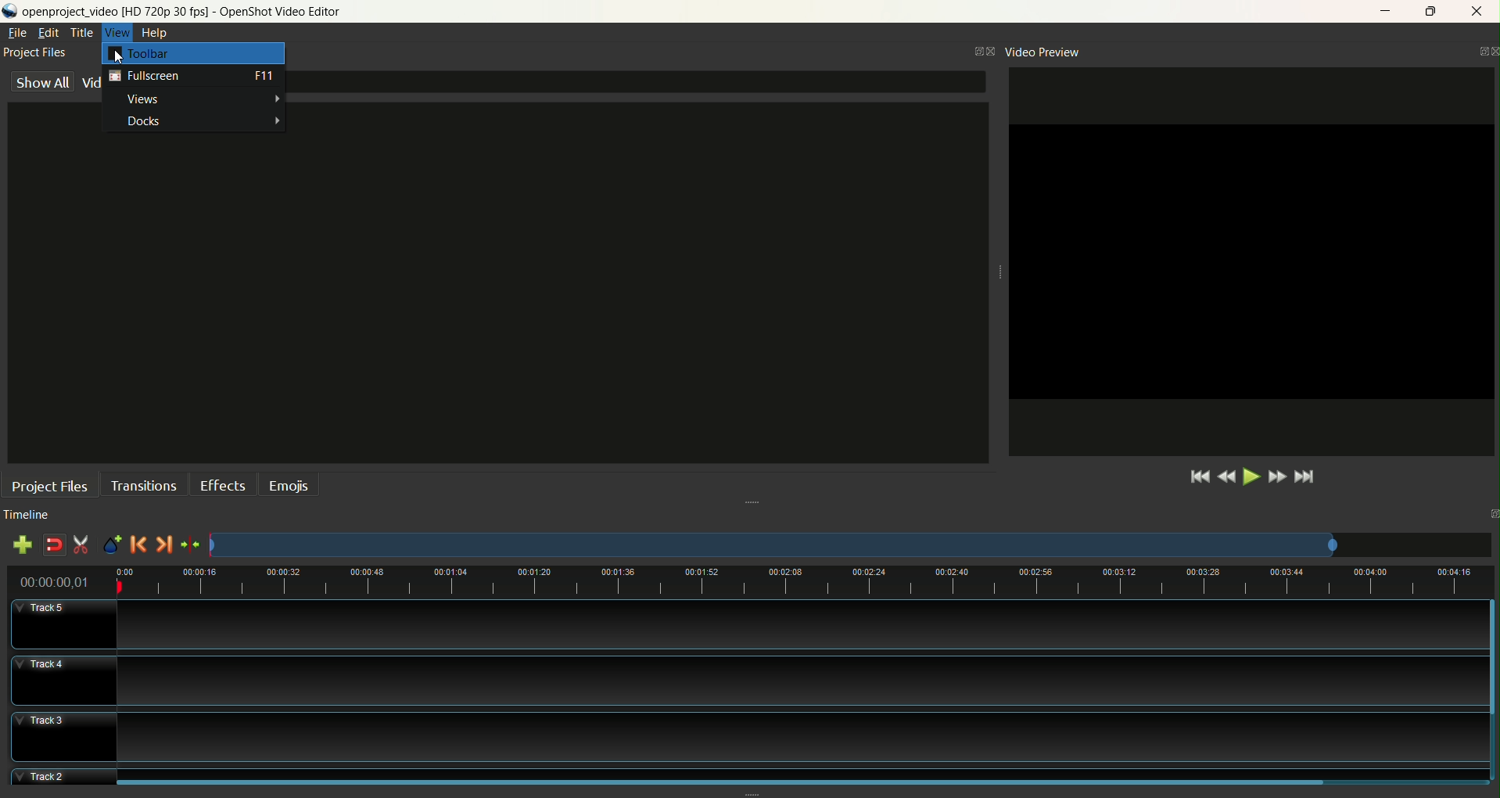  I want to click on show all, so click(42, 83).